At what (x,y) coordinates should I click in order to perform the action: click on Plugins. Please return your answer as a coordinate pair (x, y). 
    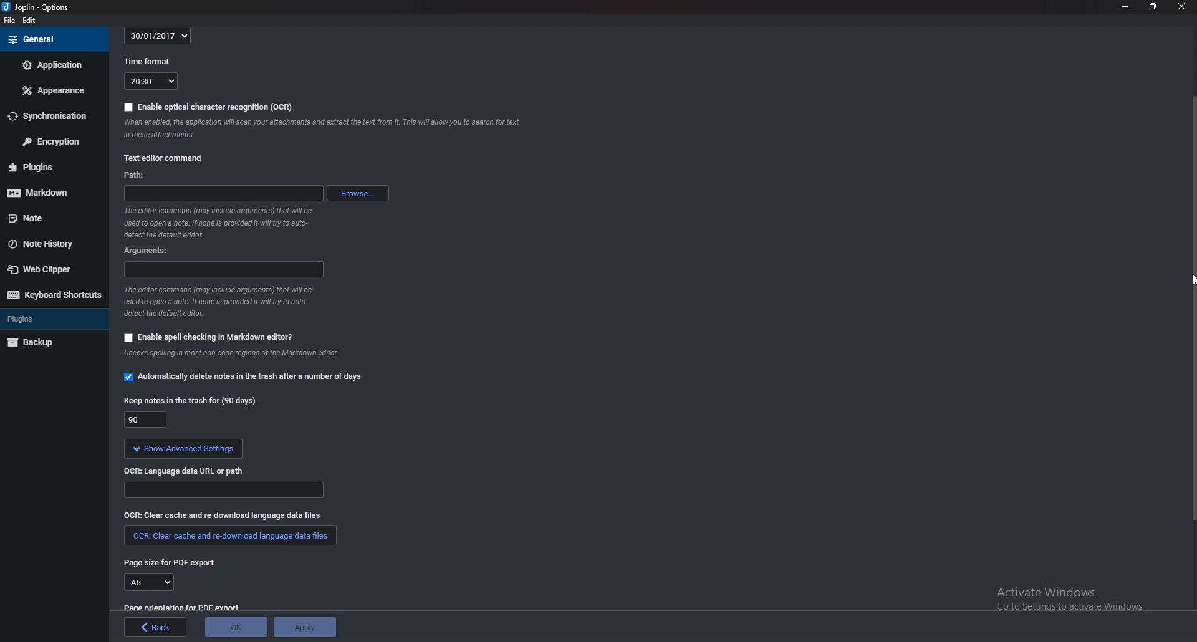
    Looking at the image, I should click on (52, 318).